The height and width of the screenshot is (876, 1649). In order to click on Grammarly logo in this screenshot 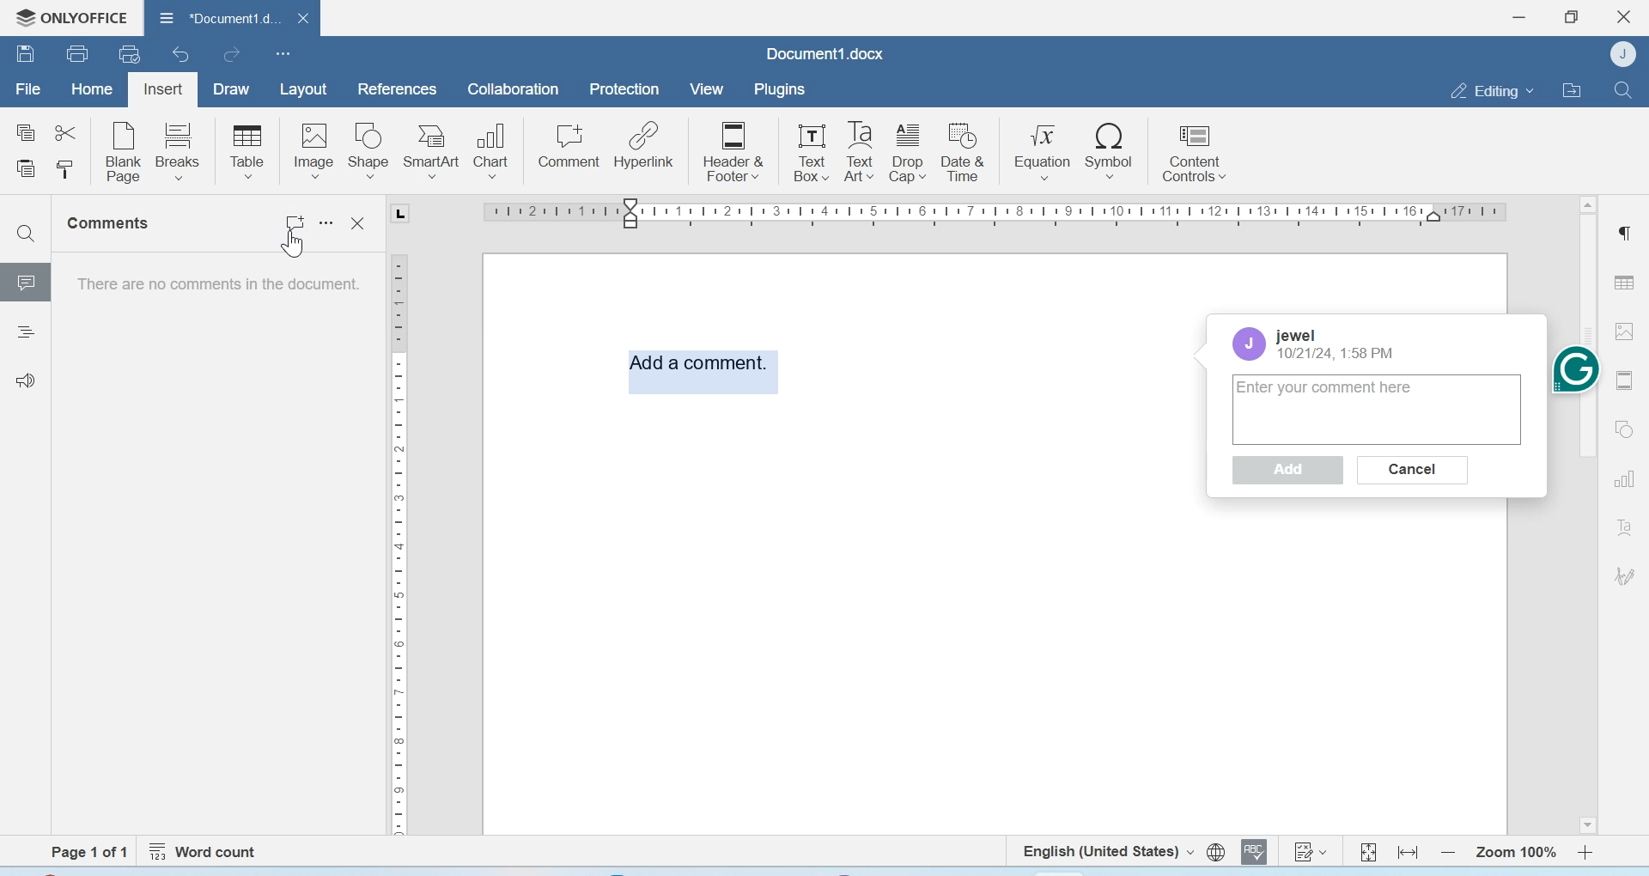, I will do `click(1573, 368)`.